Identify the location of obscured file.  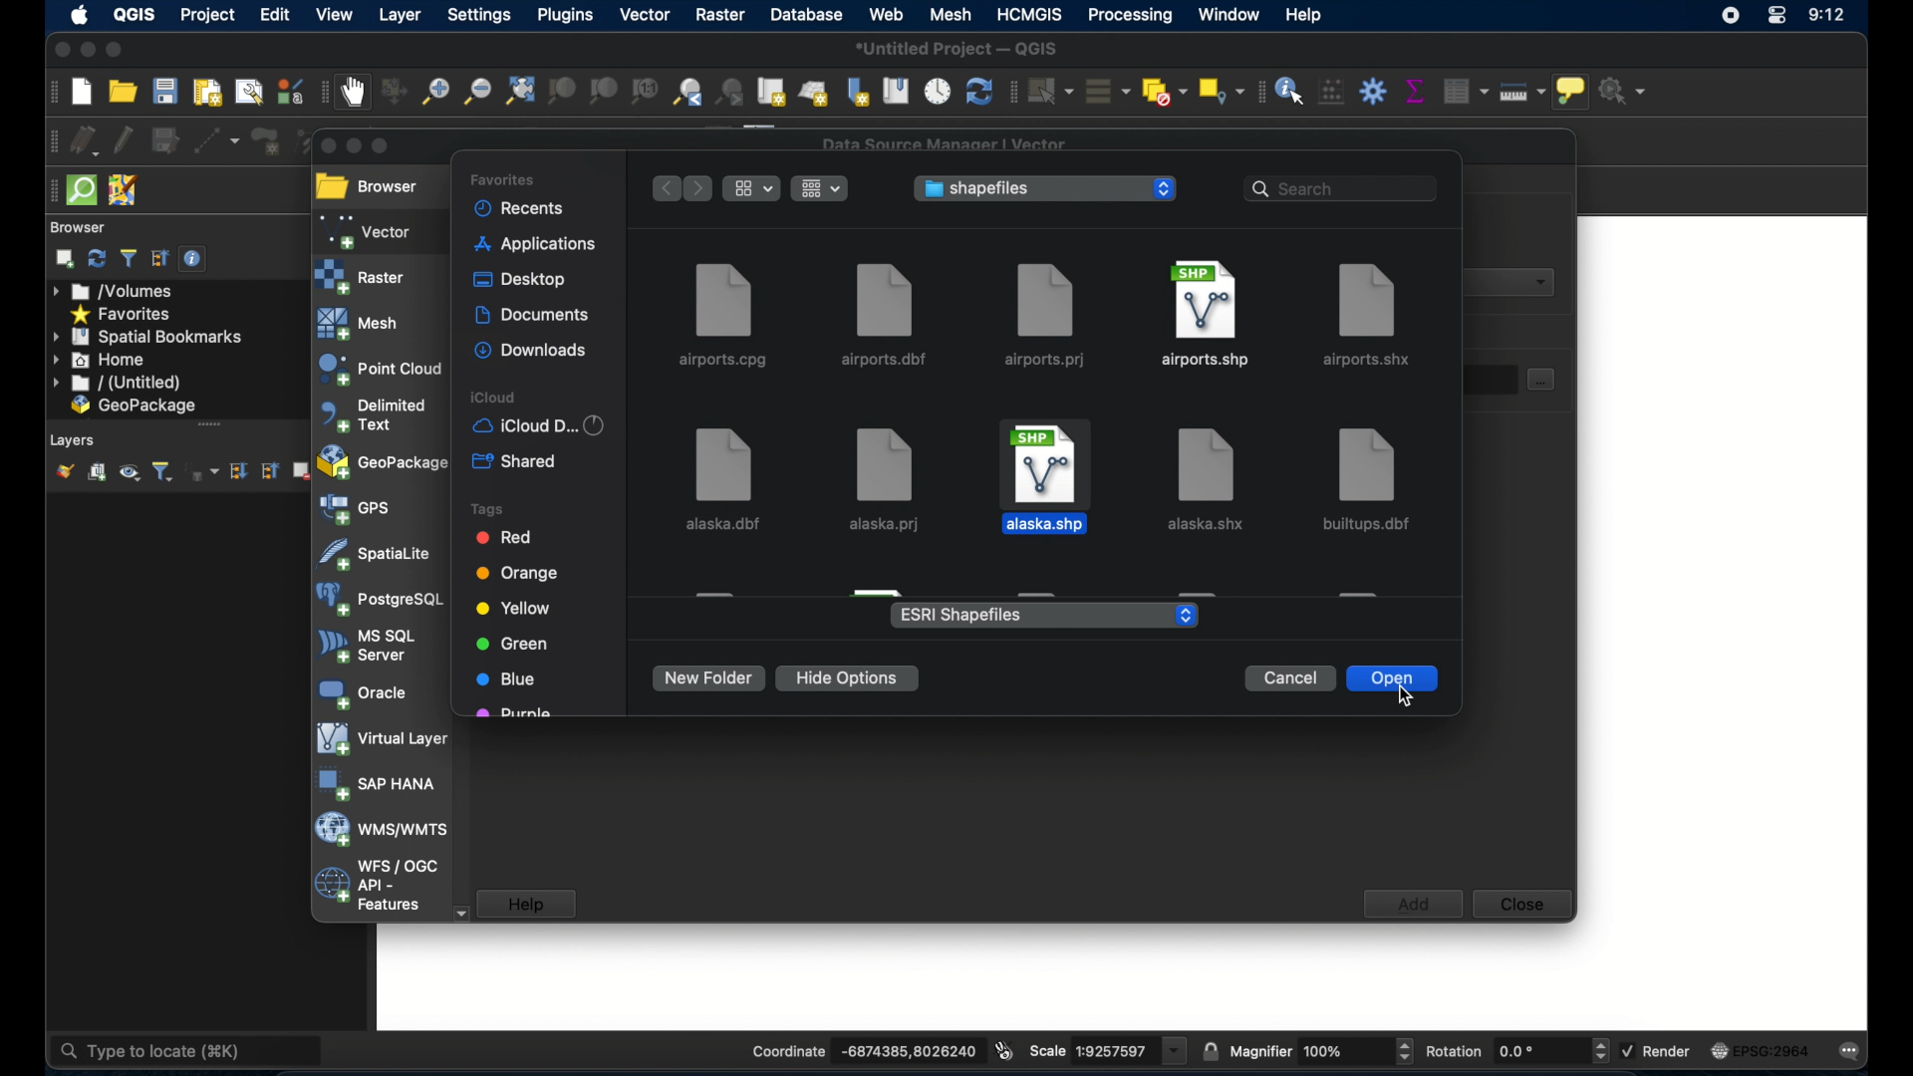
(714, 595).